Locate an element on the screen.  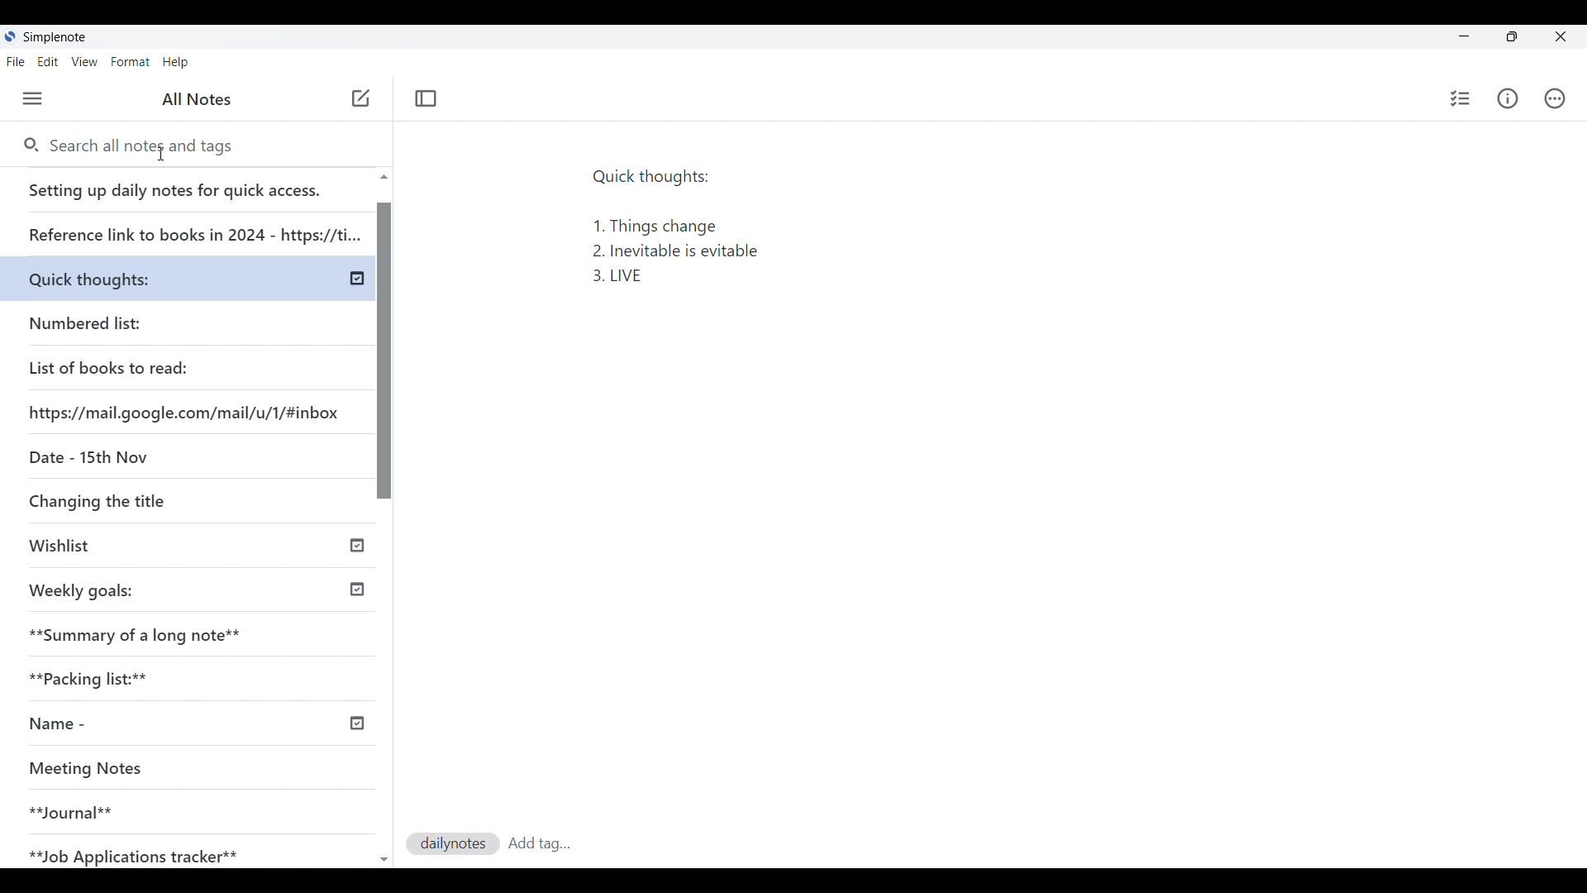
Wishlist is located at coordinates (138, 547).